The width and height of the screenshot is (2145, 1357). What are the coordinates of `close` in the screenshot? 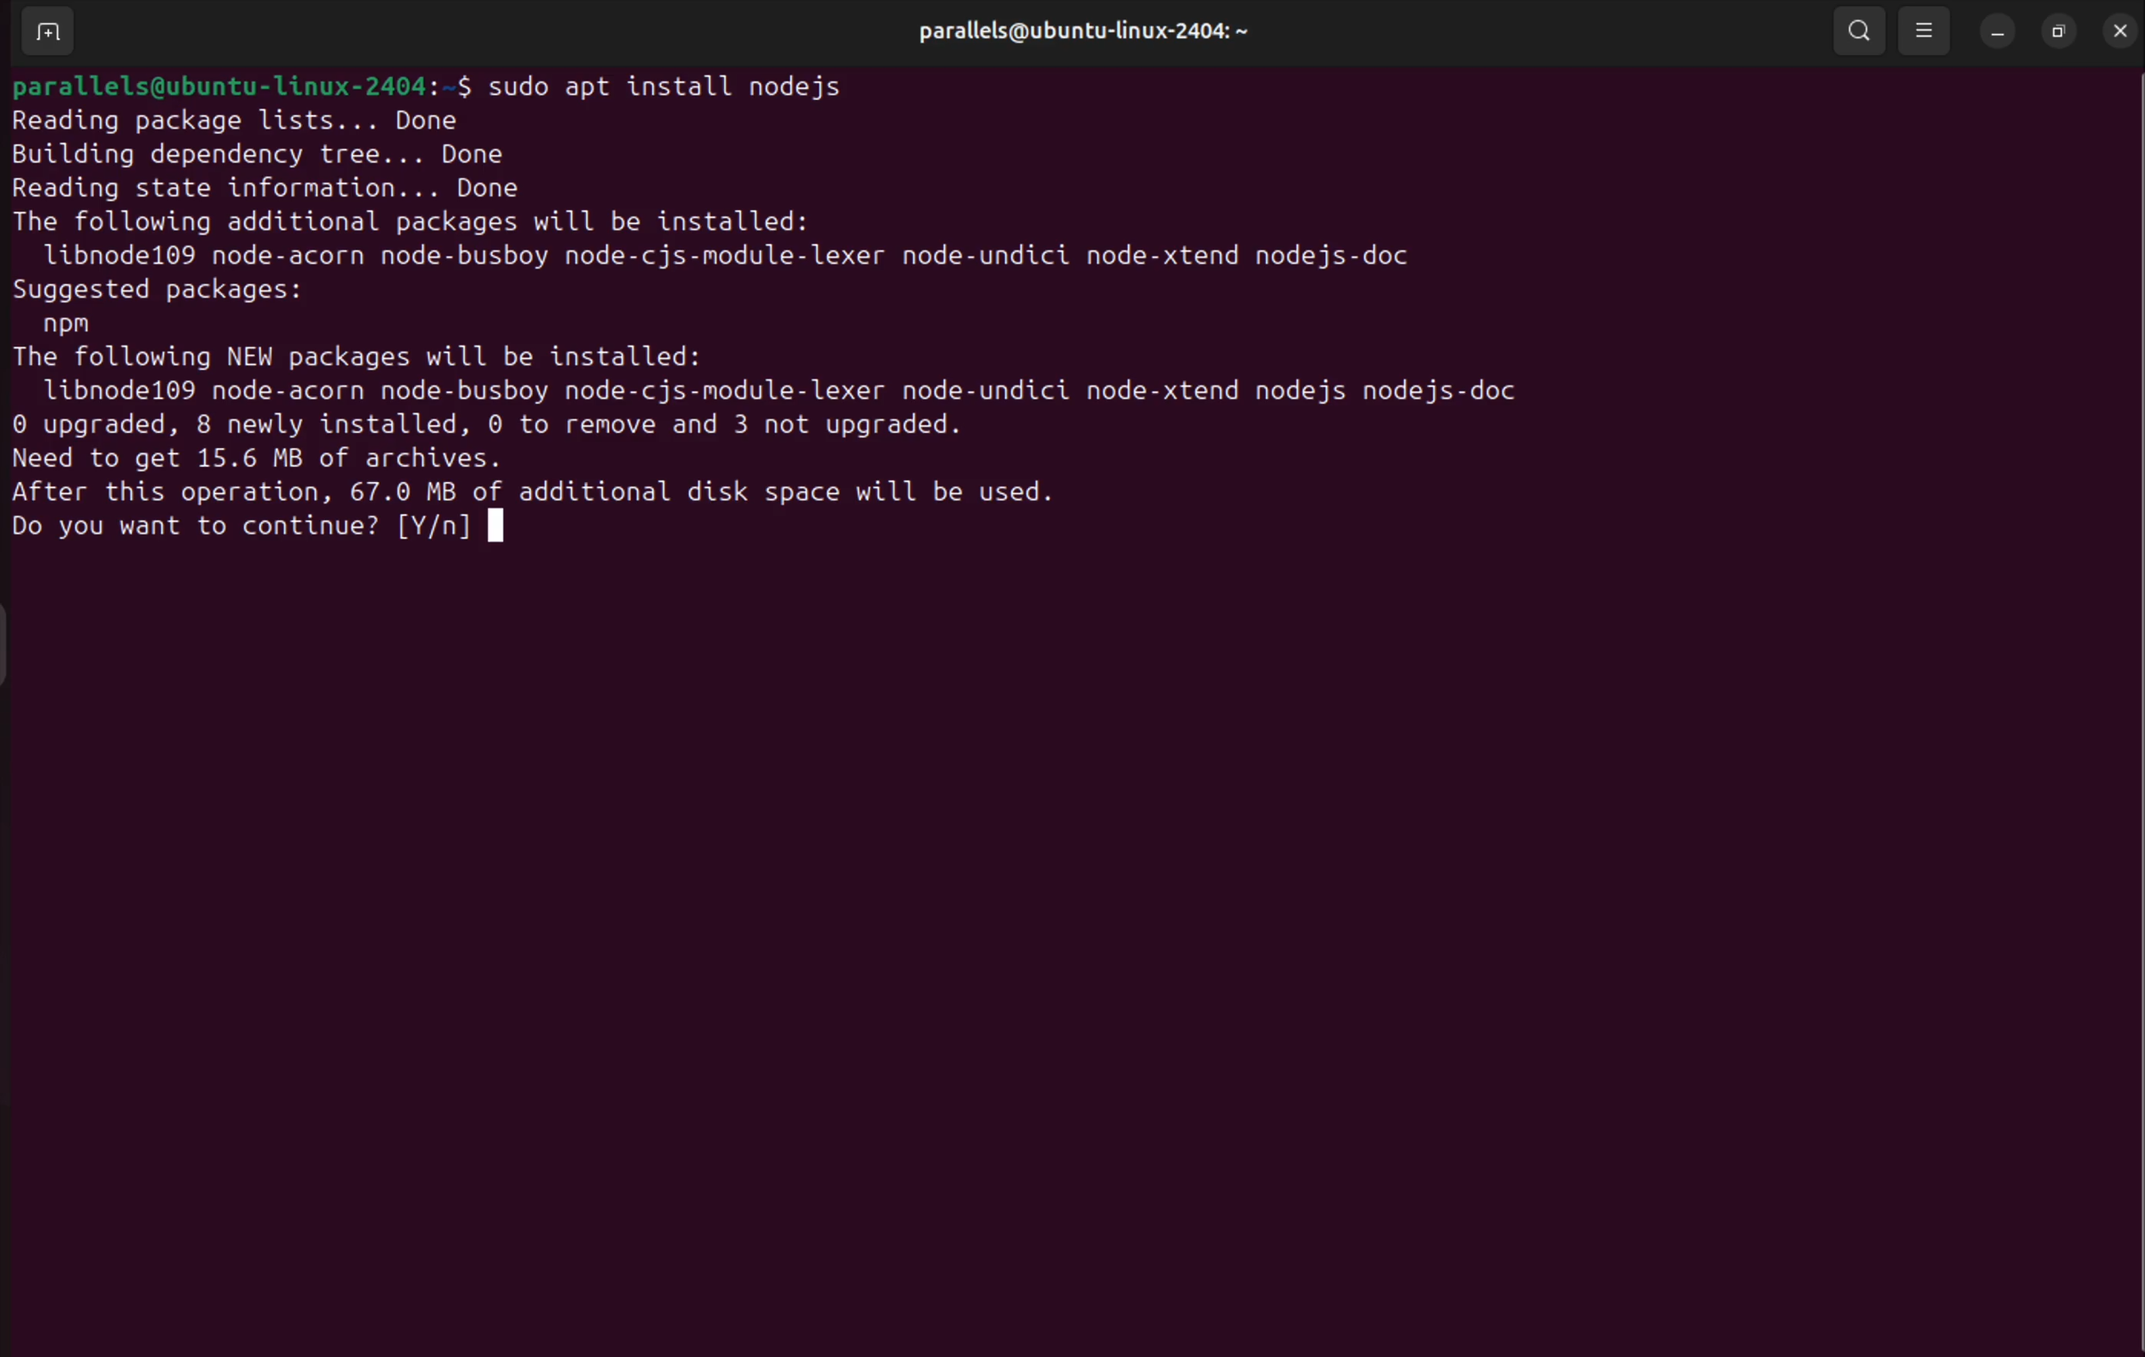 It's located at (2116, 31).